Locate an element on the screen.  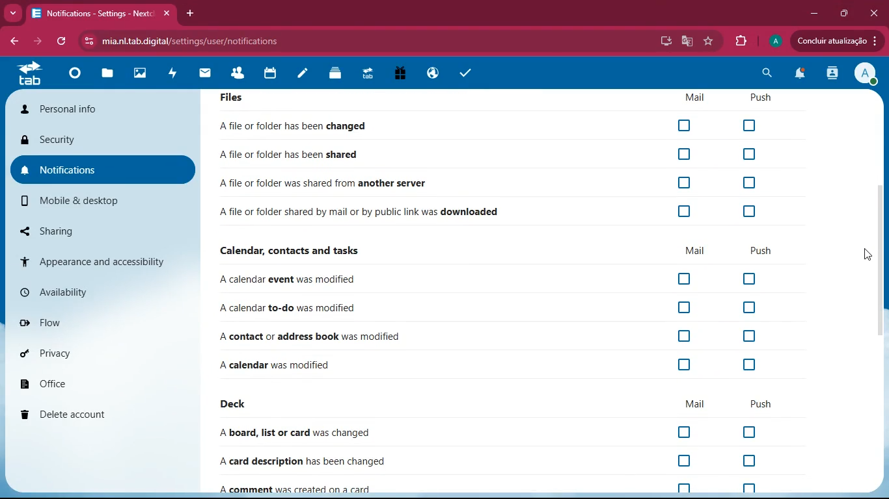
mobile is located at coordinates (92, 201).